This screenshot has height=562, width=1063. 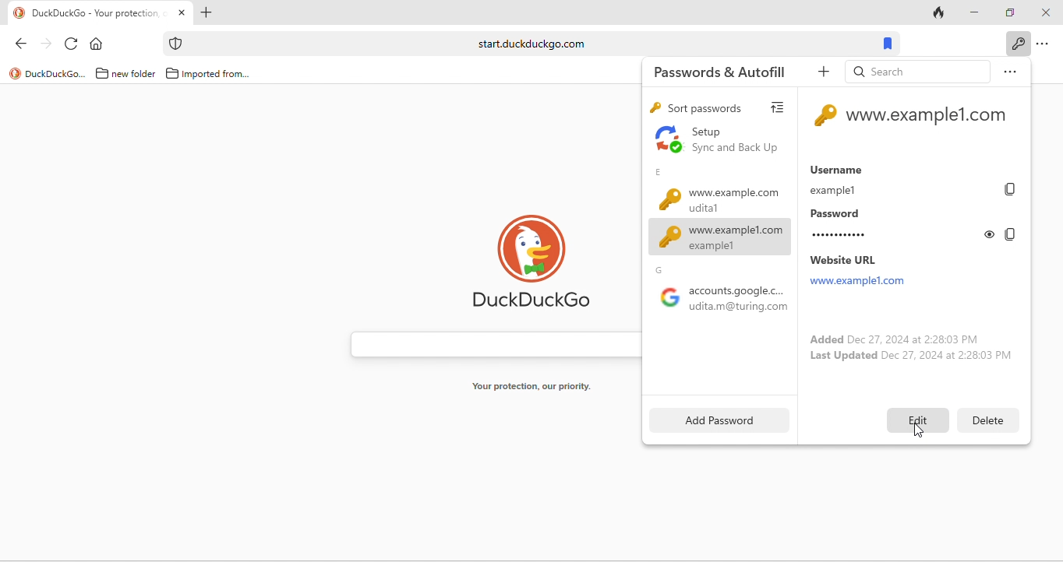 What do you see at coordinates (1009, 189) in the screenshot?
I see `copy` at bounding box center [1009, 189].